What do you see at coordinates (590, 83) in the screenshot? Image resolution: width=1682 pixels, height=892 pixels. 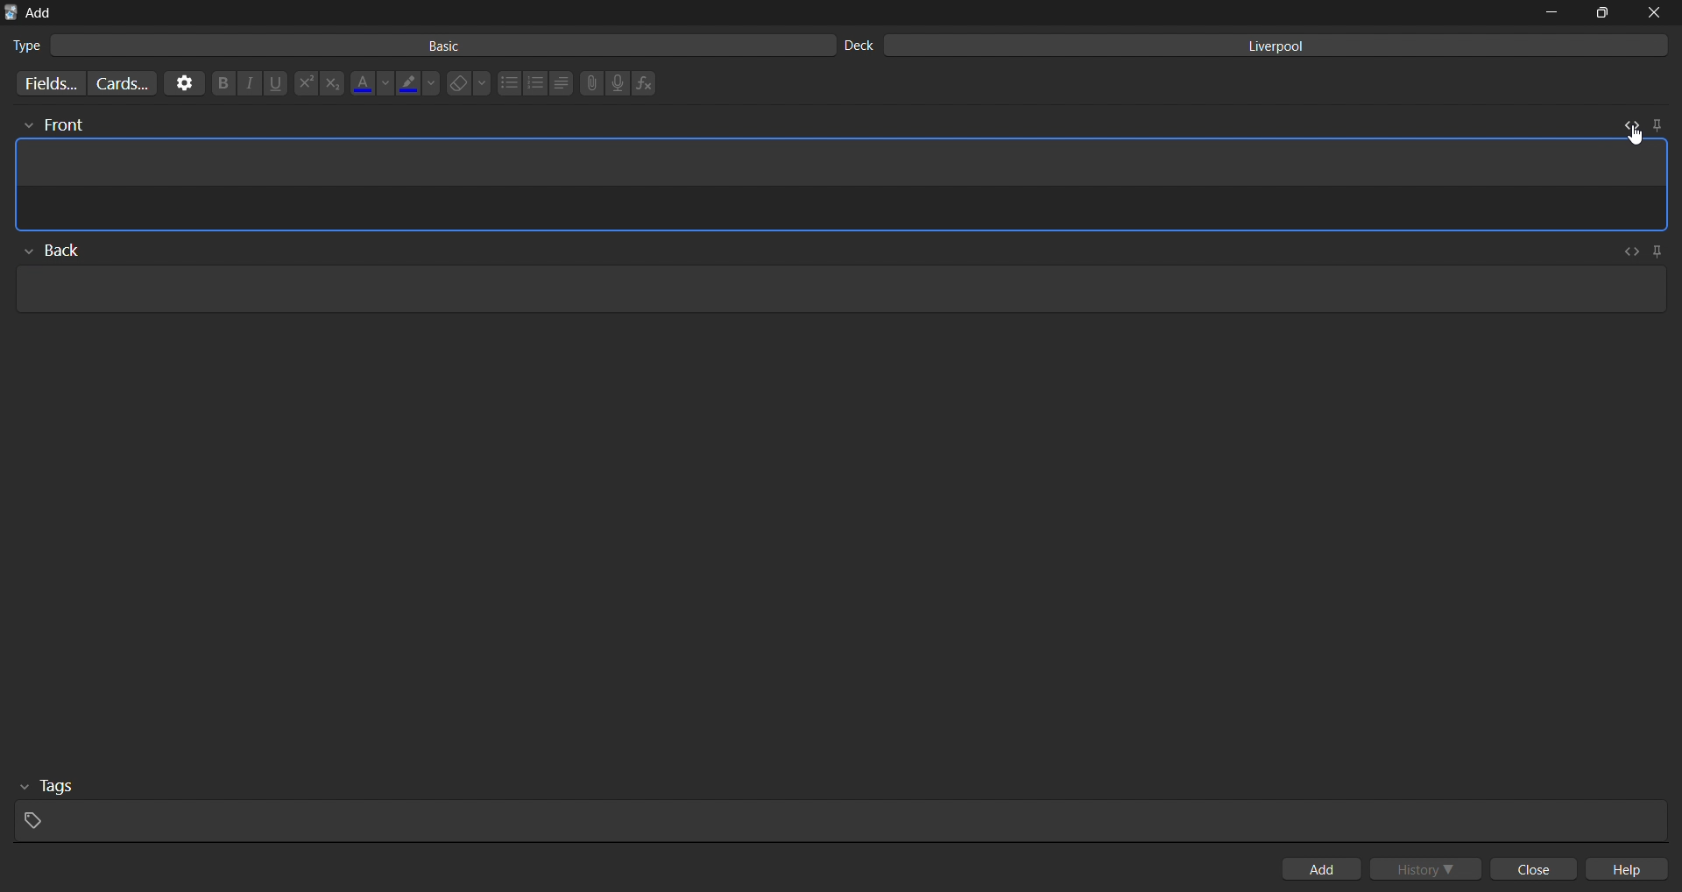 I see `attach files` at bounding box center [590, 83].